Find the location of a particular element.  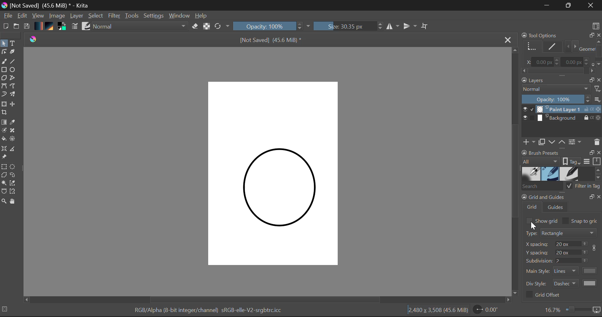

Scroll Bar is located at coordinates (515, 172).